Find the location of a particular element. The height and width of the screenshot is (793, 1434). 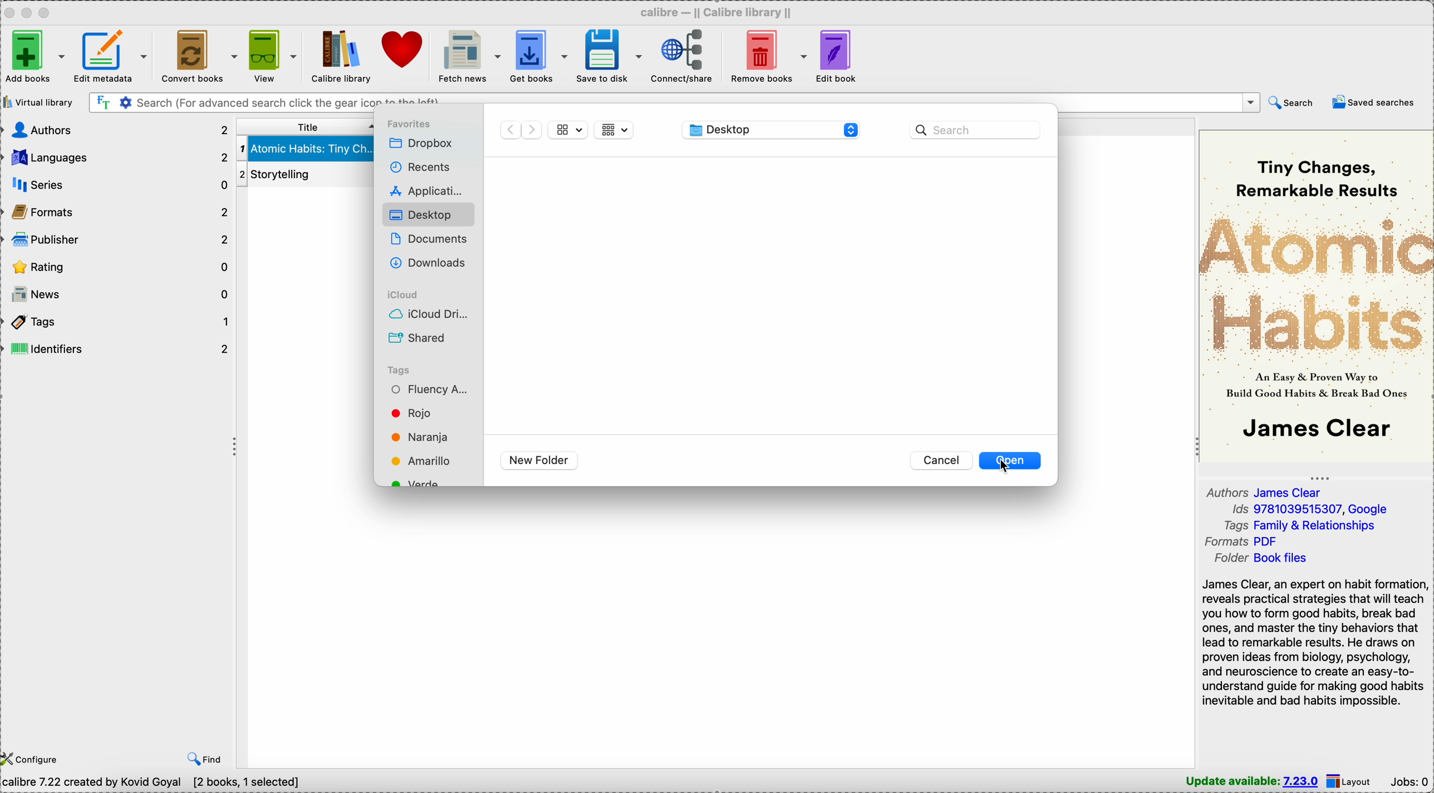

edit book is located at coordinates (841, 54).